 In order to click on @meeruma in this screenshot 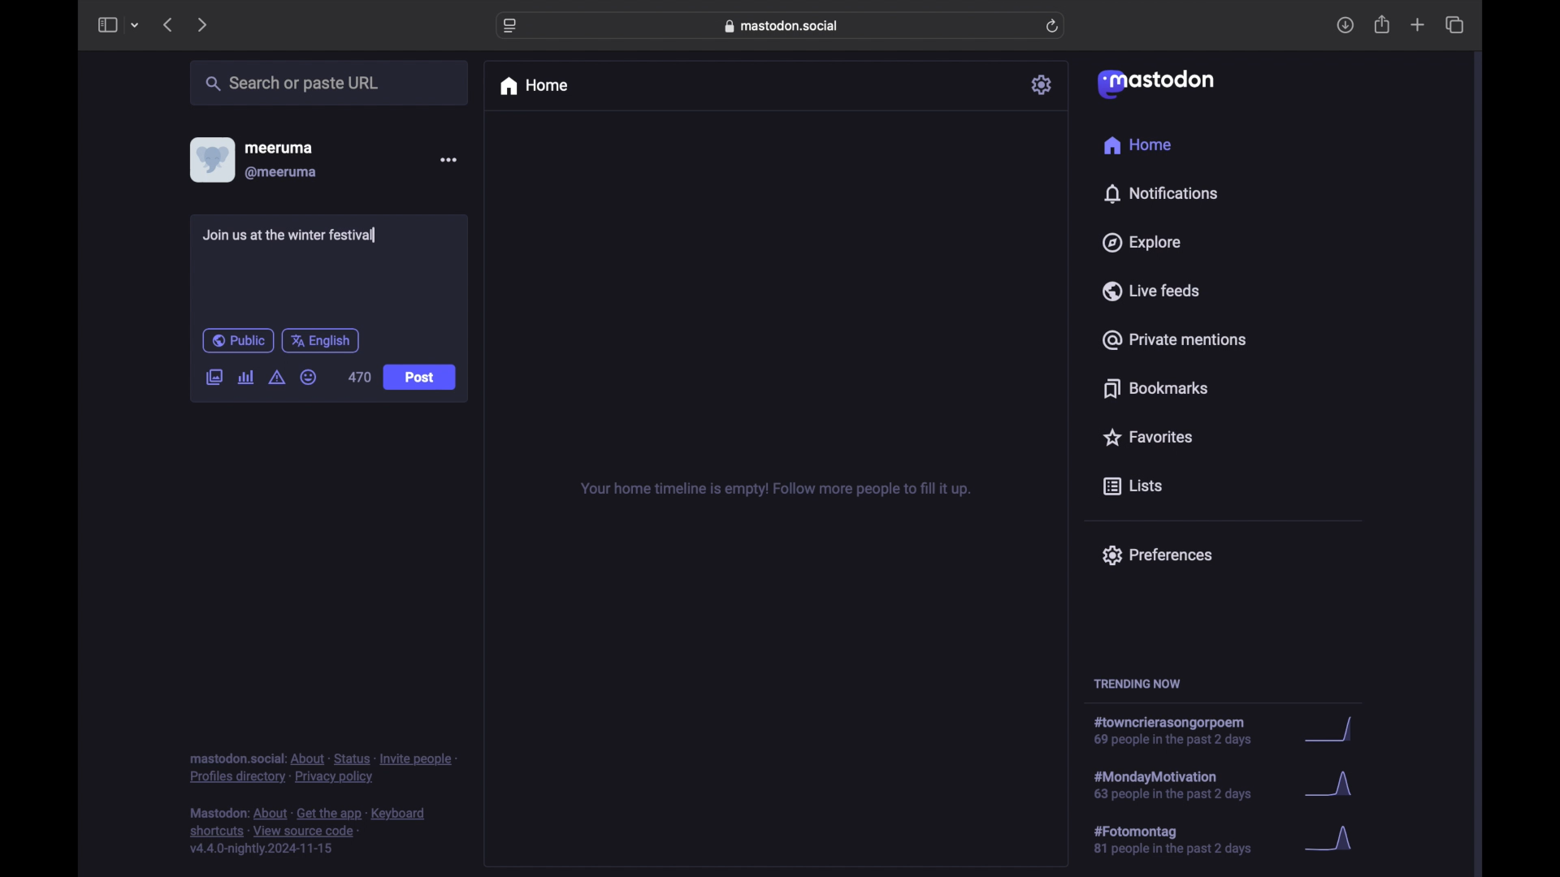, I will do `click(281, 173)`.